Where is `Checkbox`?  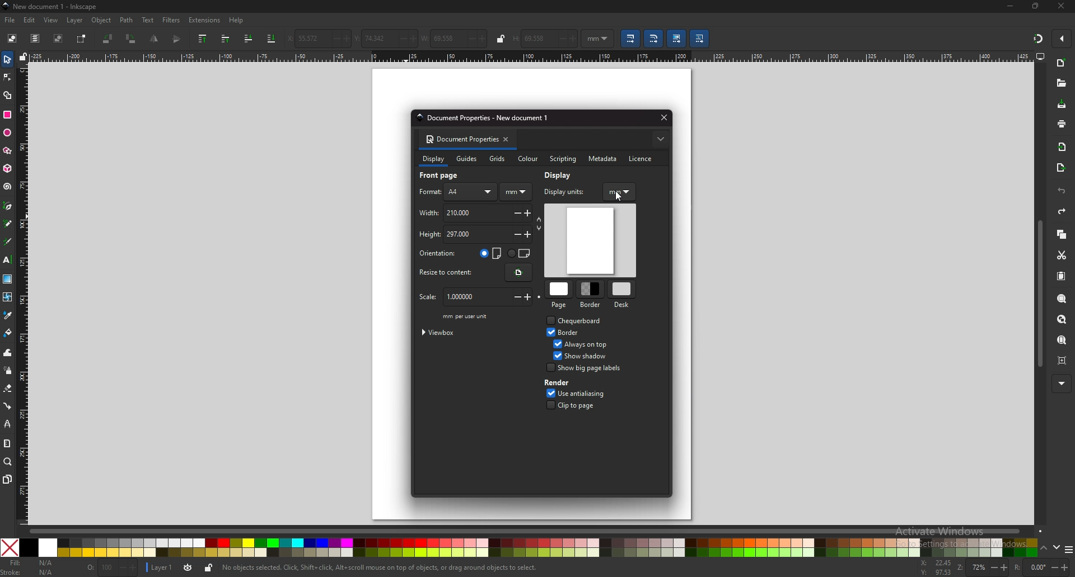
Checkbox is located at coordinates (556, 356).